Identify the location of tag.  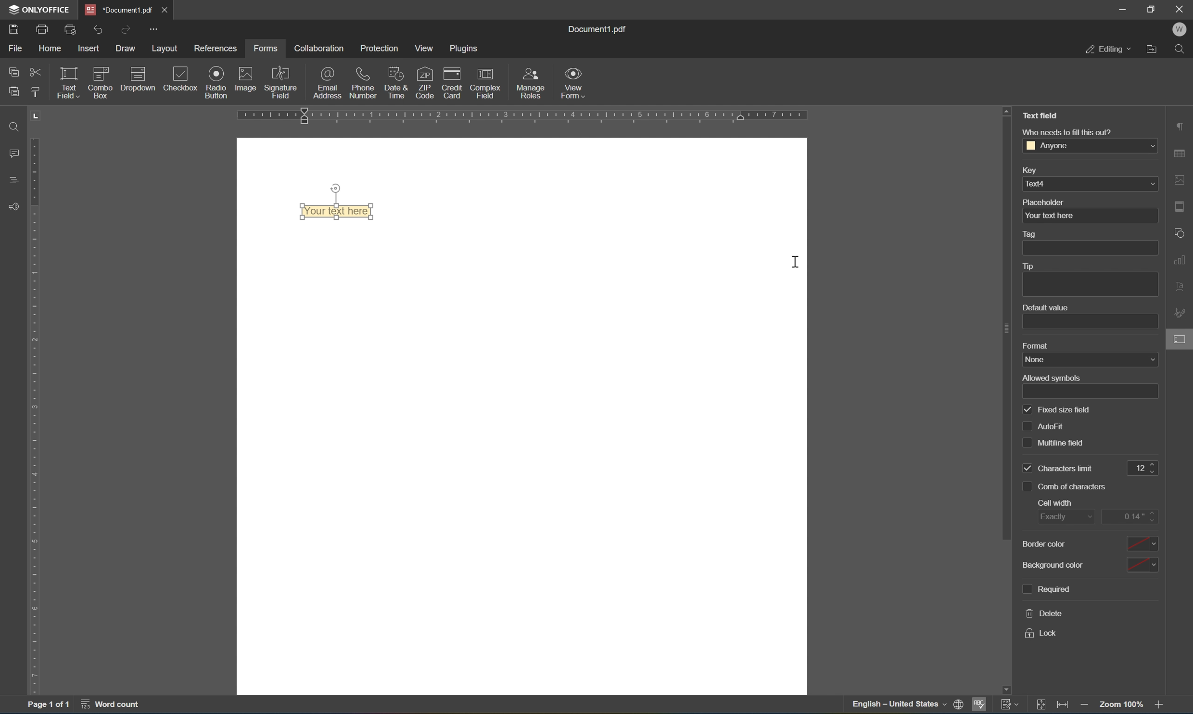
(1031, 233).